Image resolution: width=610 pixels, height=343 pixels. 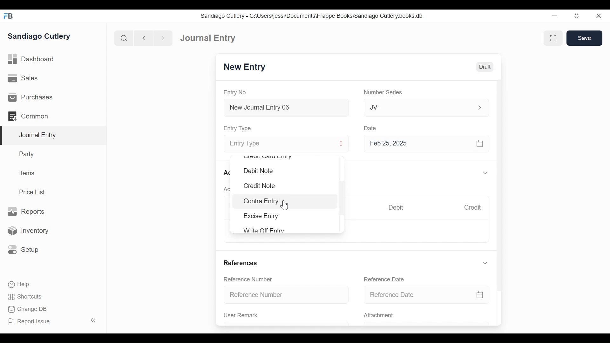 What do you see at coordinates (480, 108) in the screenshot?
I see `Expand` at bounding box center [480, 108].